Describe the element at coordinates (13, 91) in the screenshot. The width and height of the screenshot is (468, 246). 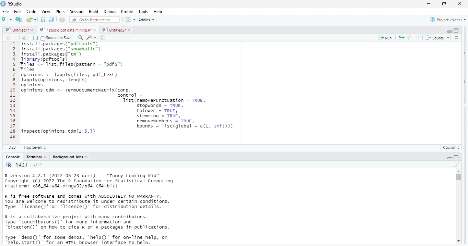
I see `123a5E78910111213141516171819` at that location.